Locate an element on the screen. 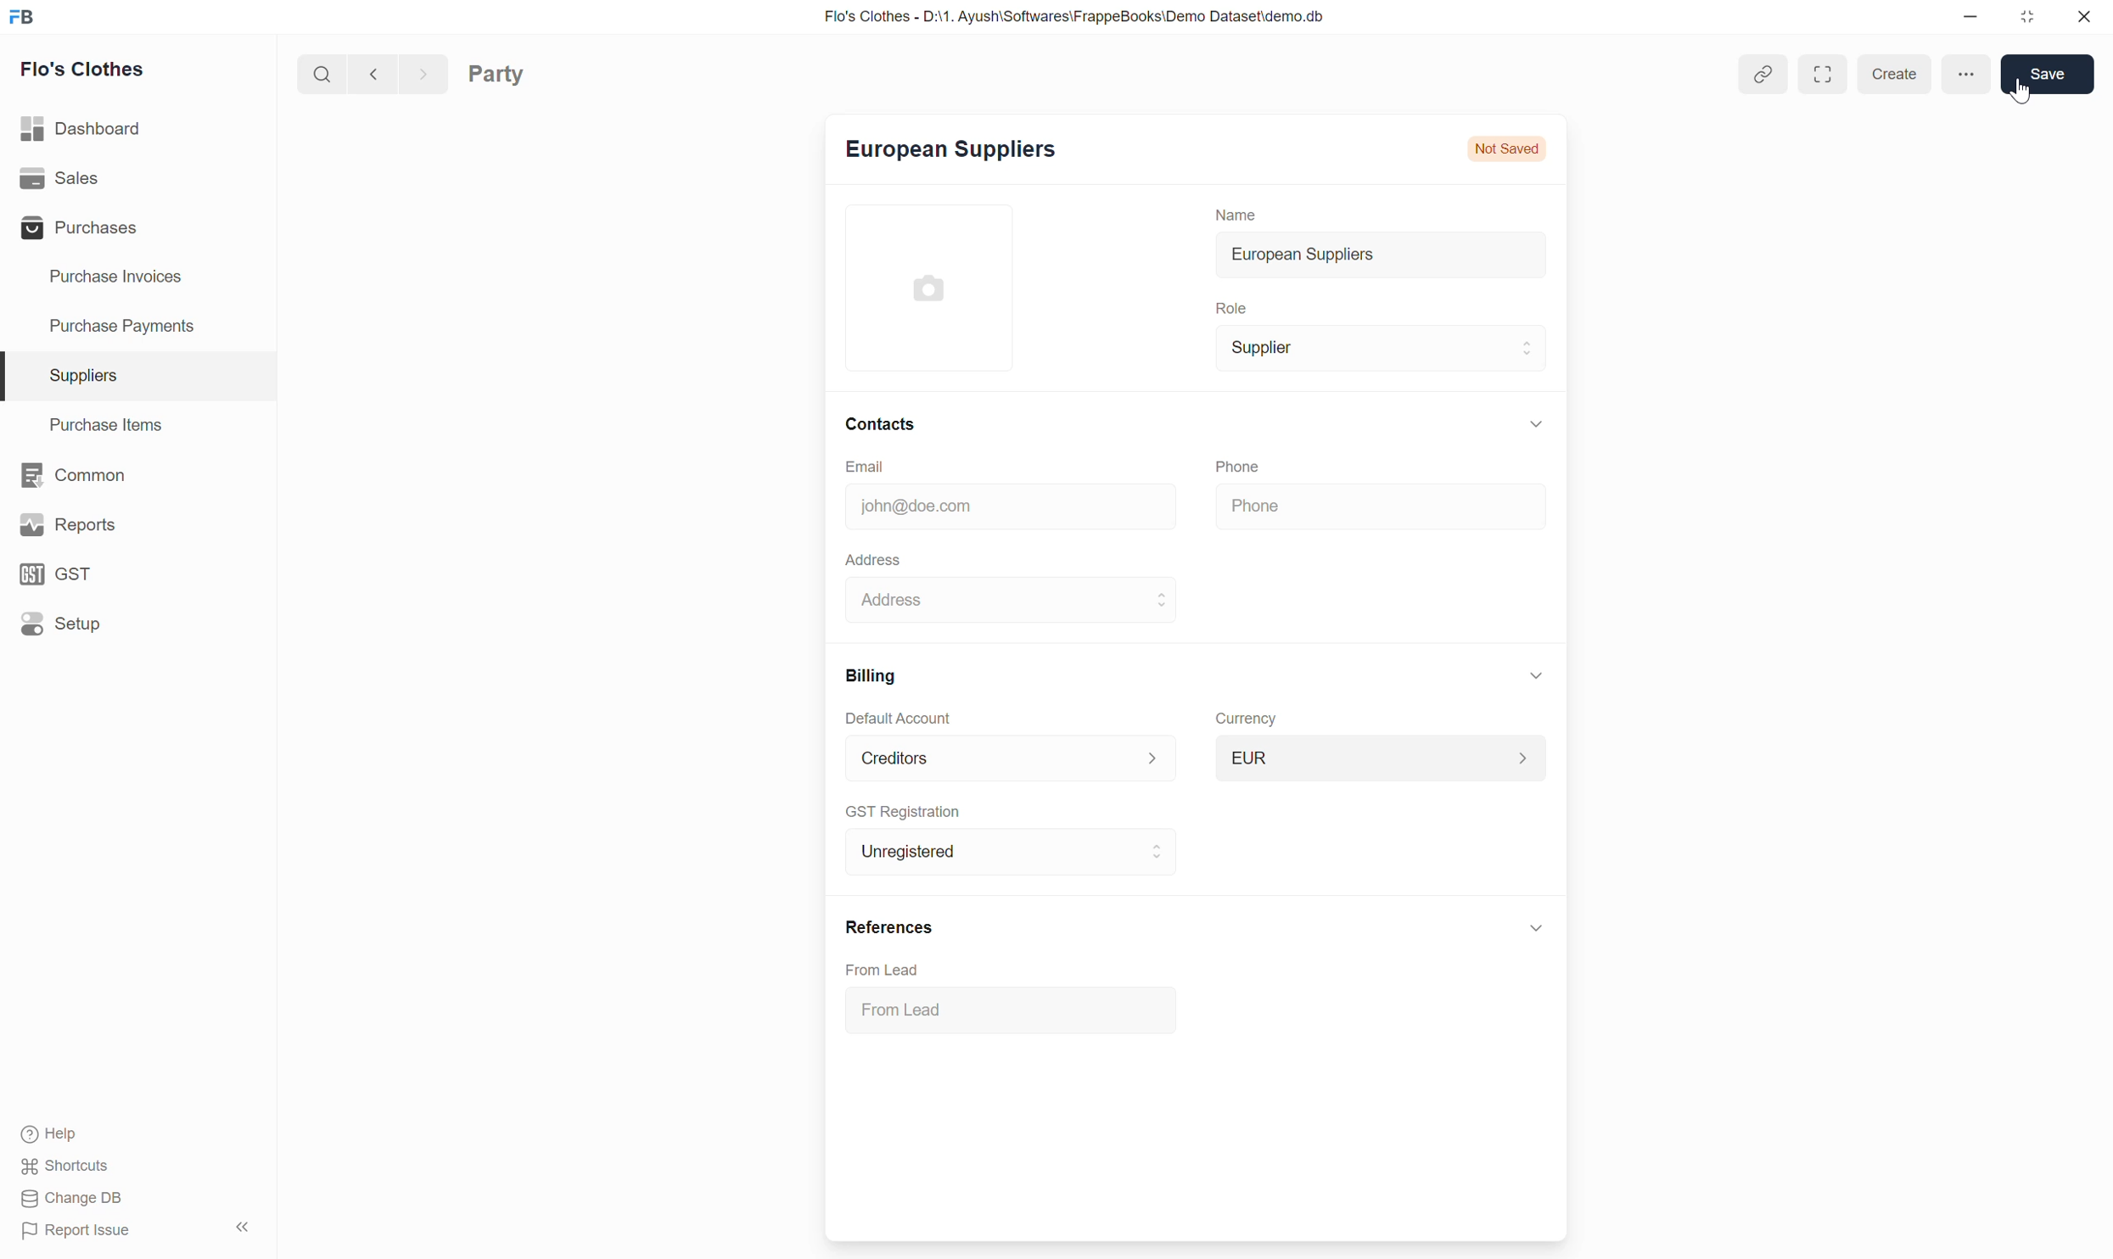 The height and width of the screenshot is (1259, 2113). add picture is located at coordinates (944, 285).